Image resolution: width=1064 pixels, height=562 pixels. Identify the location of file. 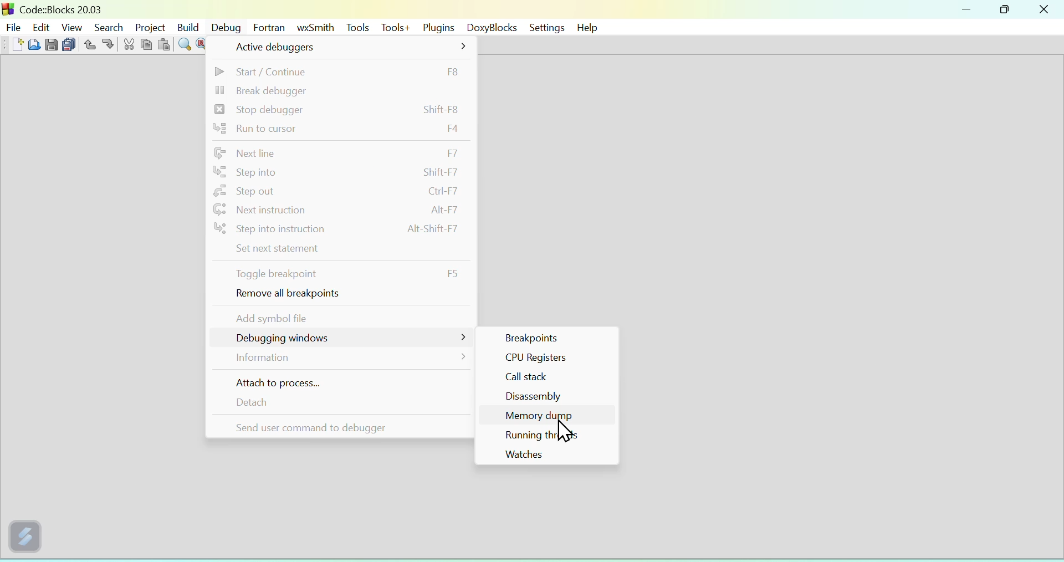
(13, 25).